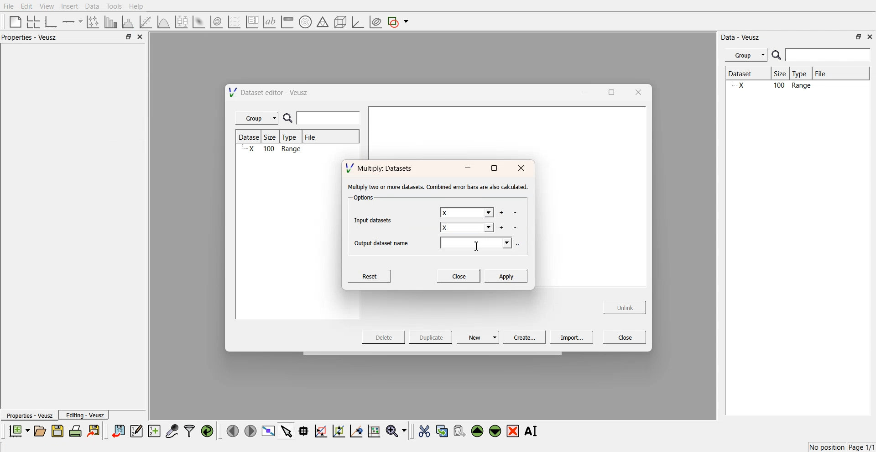 This screenshot has width=876, height=452. I want to click on Edit, so click(27, 6).